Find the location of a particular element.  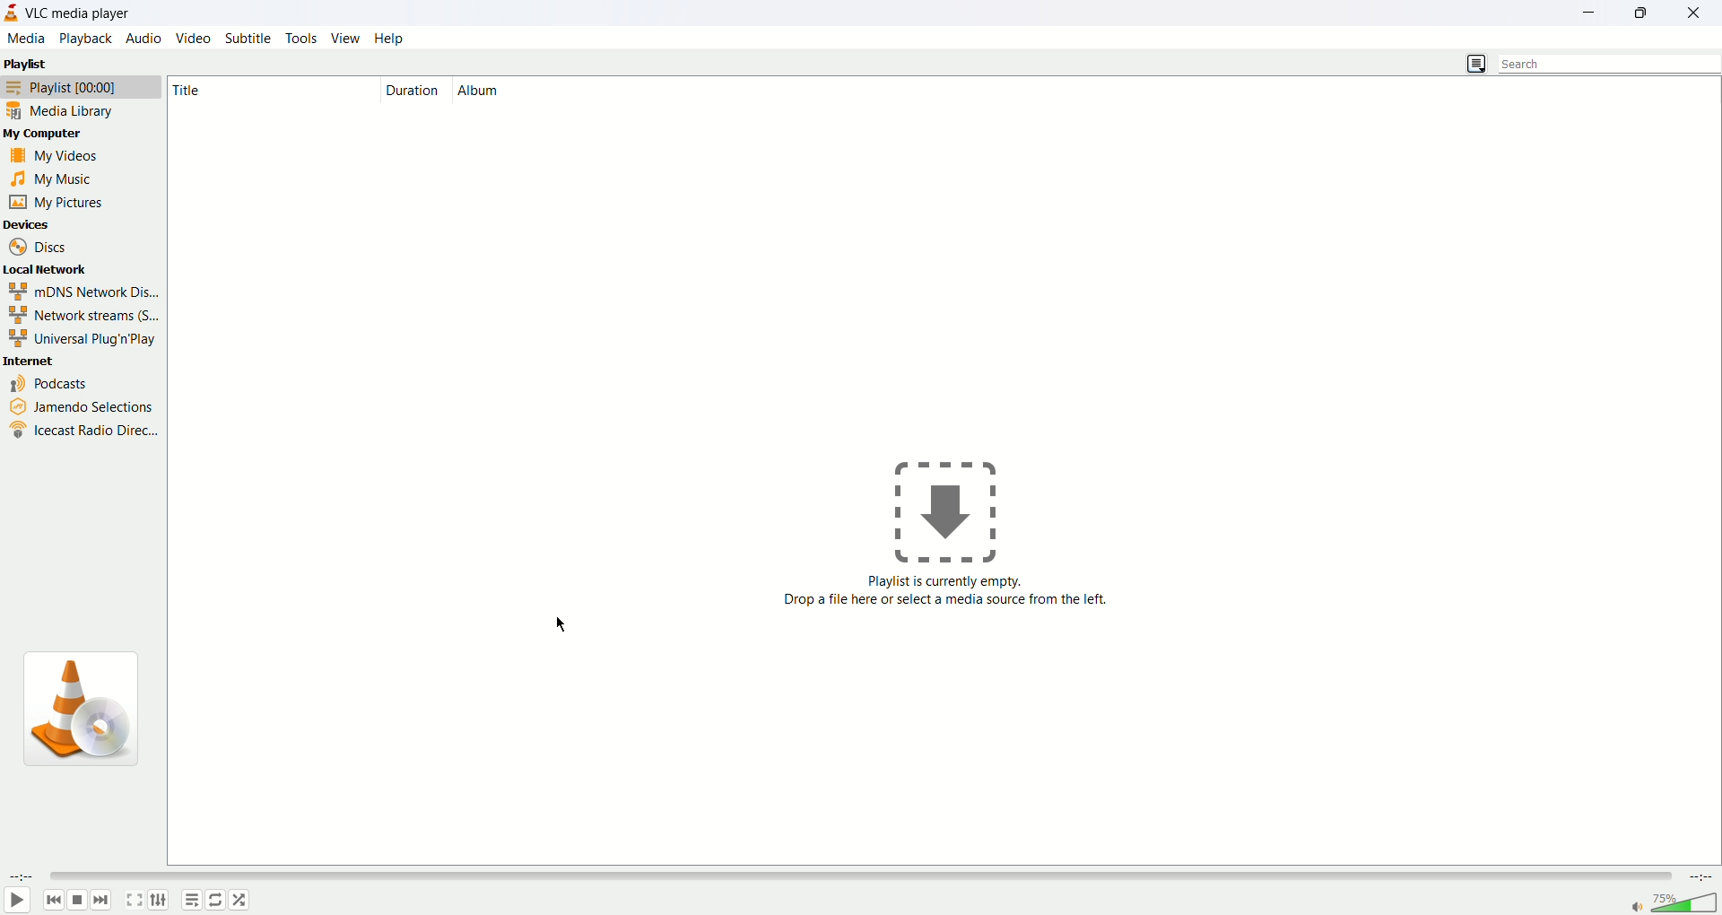

close is located at coordinates (1699, 13).